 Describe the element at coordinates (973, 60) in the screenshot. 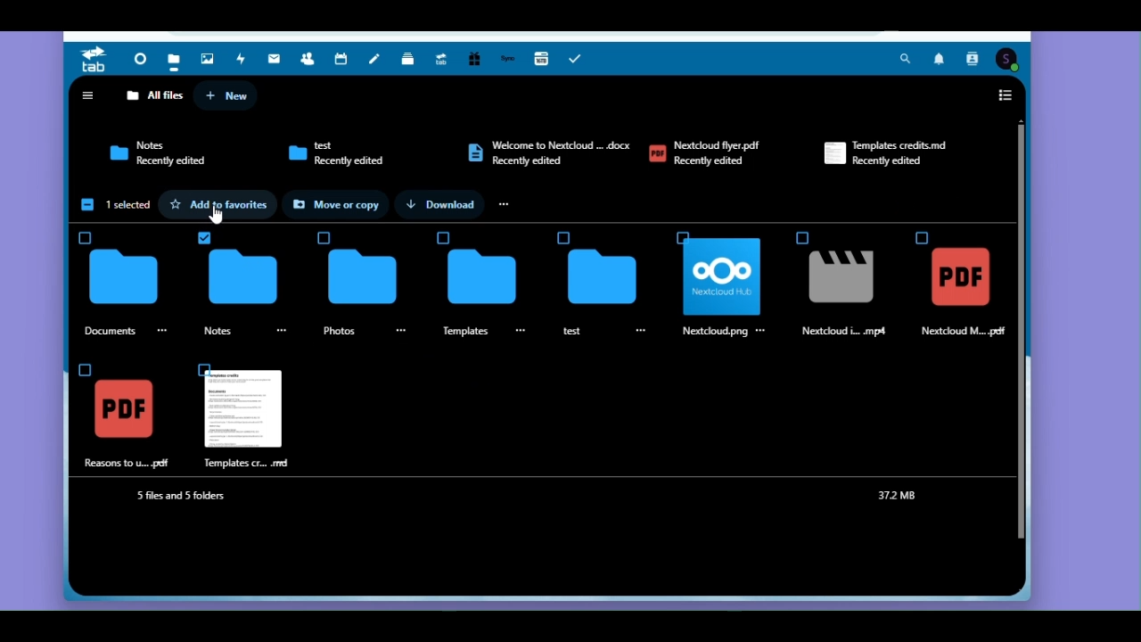

I see `Contact Search` at that location.